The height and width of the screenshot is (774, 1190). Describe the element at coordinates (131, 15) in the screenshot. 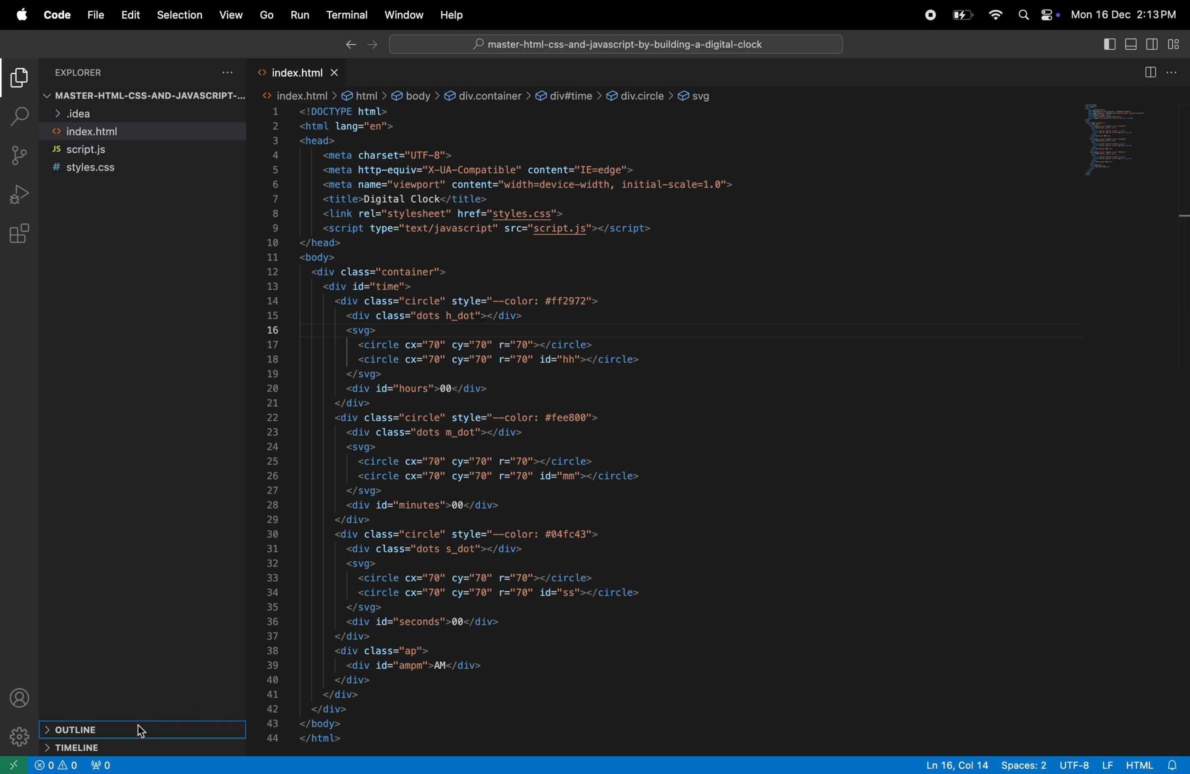

I see `Edit` at that location.